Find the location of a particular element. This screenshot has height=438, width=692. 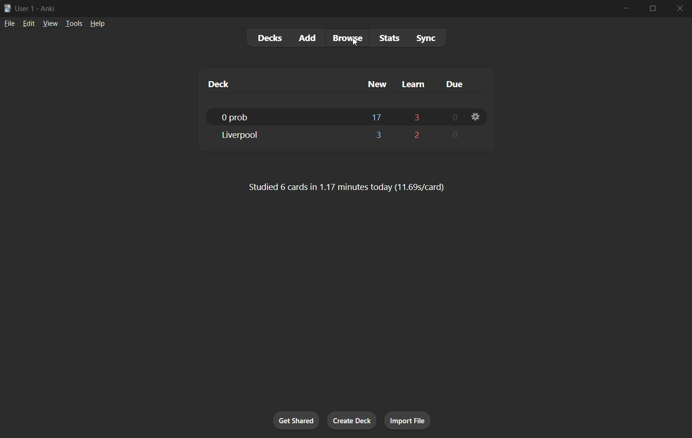

2 is located at coordinates (417, 136).